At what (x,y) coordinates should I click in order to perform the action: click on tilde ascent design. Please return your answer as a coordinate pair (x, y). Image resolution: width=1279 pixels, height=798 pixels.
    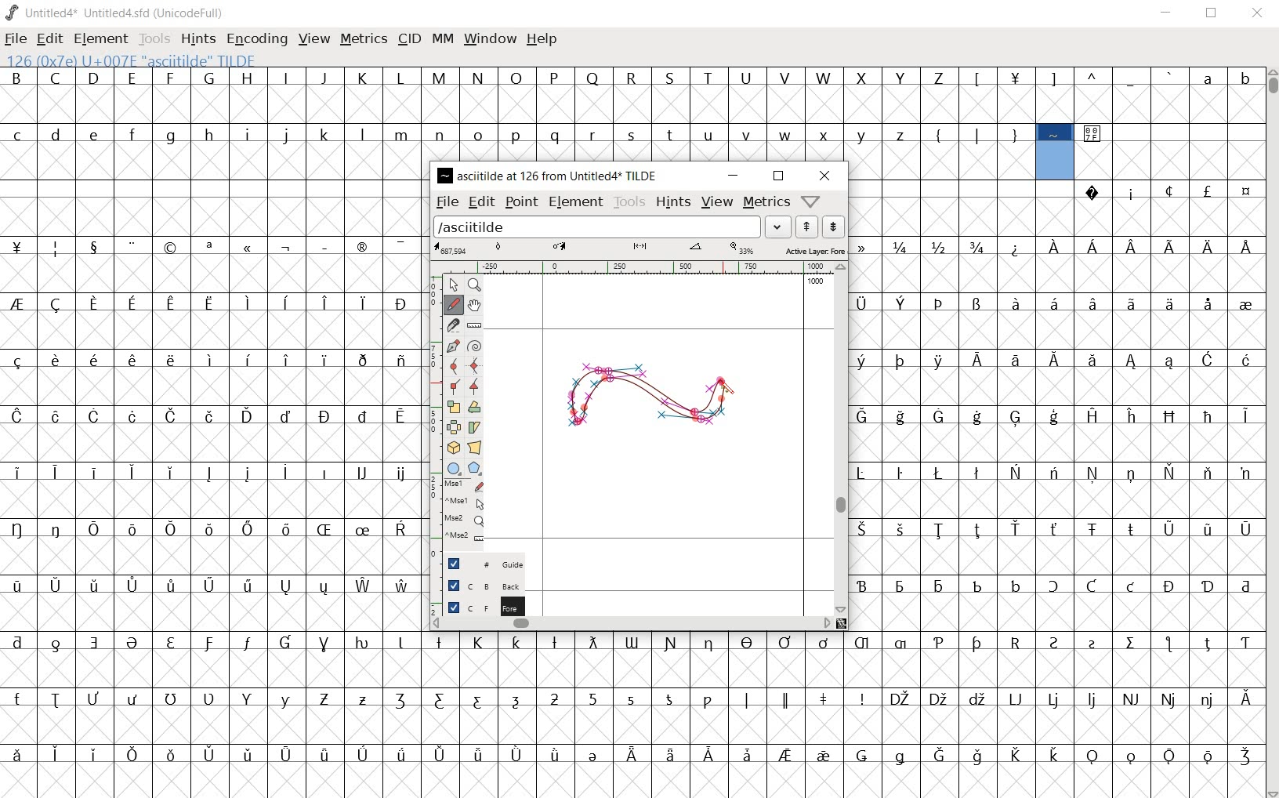
    Looking at the image, I should click on (657, 401).